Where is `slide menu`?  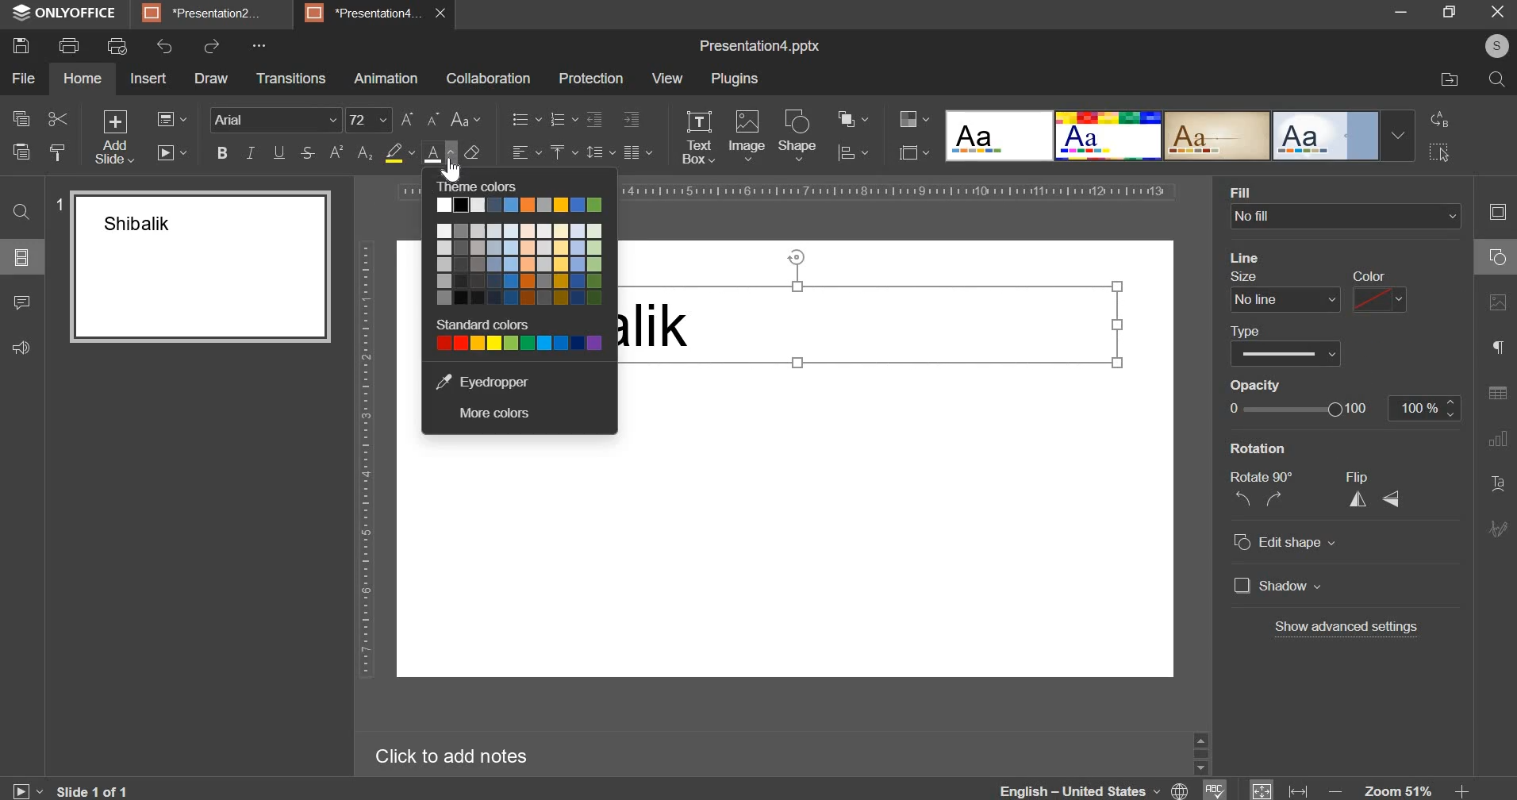
slide menu is located at coordinates (21, 257).